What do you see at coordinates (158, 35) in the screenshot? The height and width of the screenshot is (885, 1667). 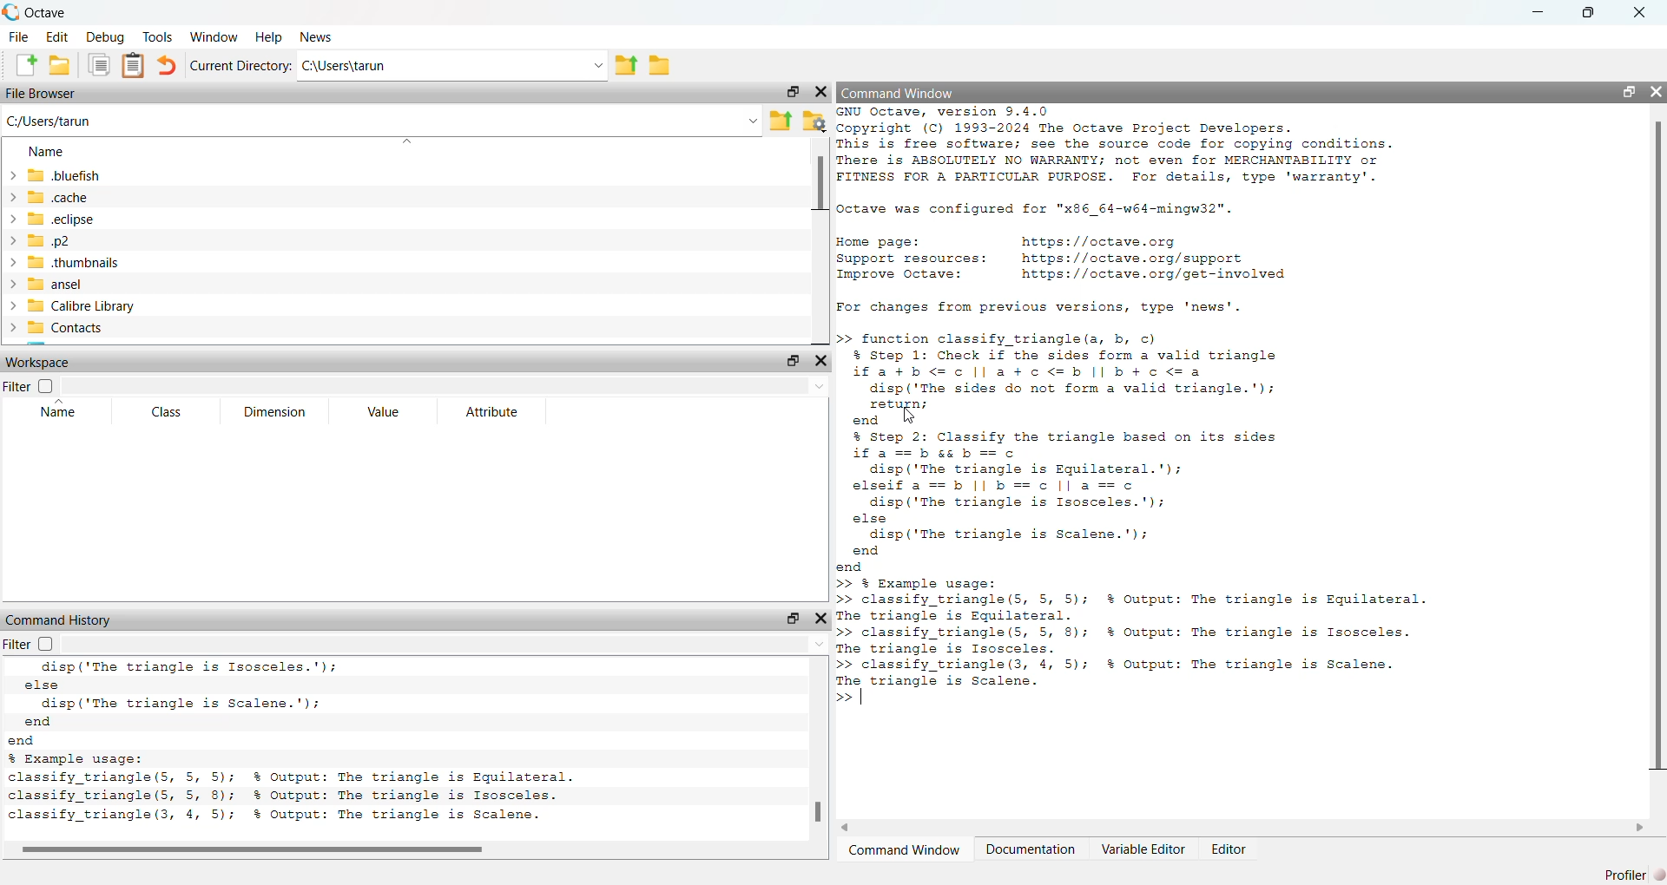 I see `tools` at bounding box center [158, 35].